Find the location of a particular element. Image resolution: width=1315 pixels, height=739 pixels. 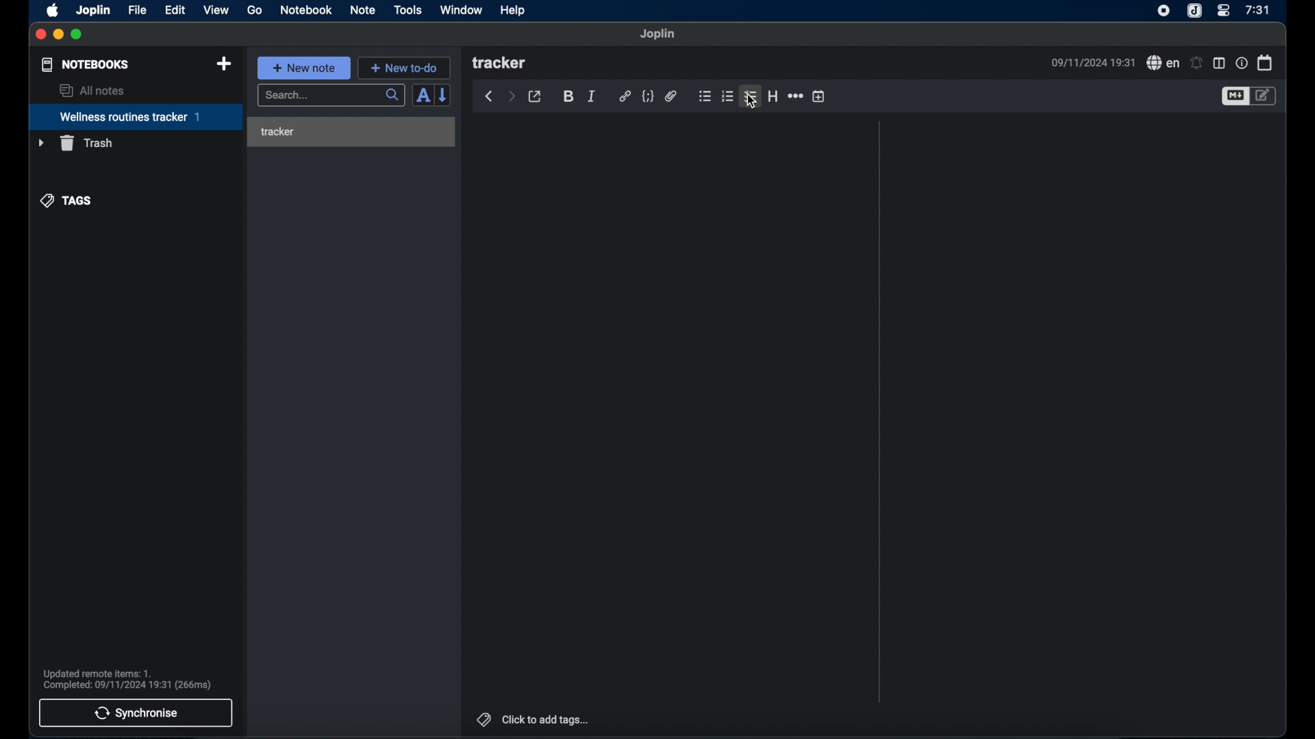

toggle editor is located at coordinates (1266, 96).